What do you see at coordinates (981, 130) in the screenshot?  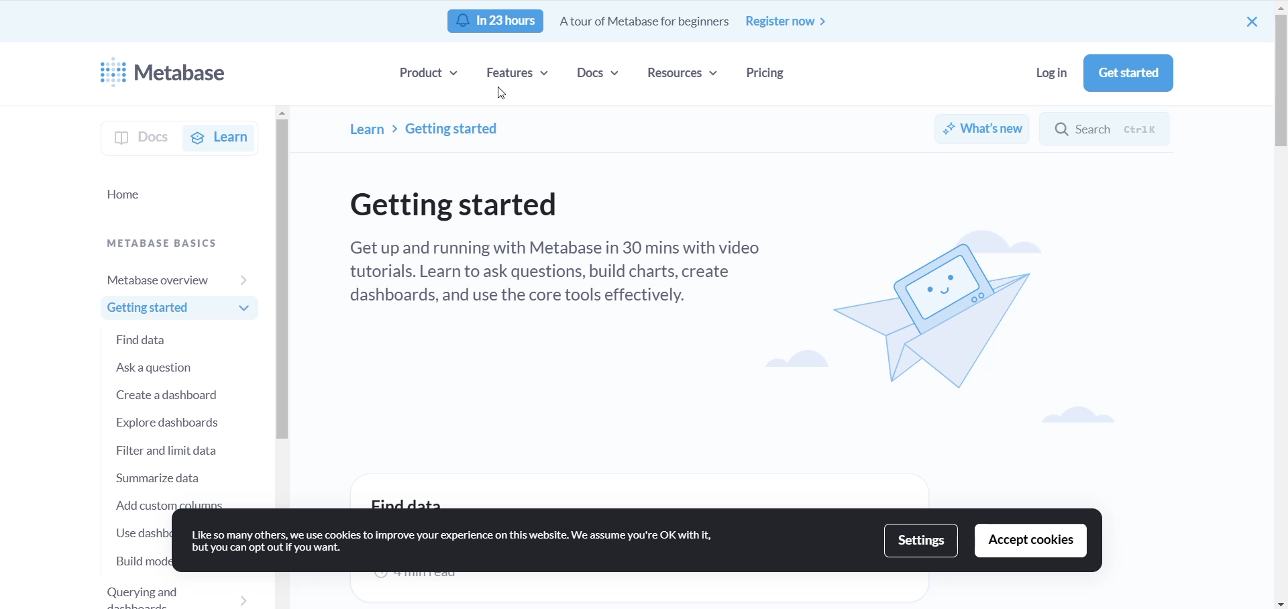 I see `whats new` at bounding box center [981, 130].